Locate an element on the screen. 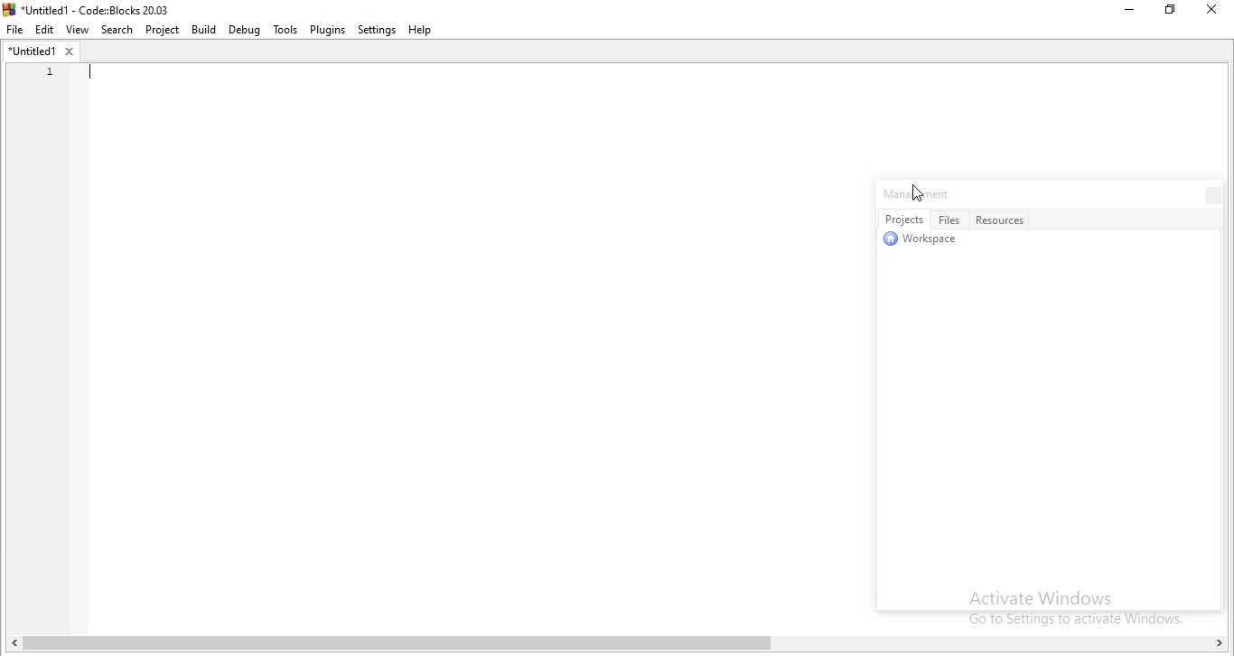 This screenshot has width=1234, height=656. Build  is located at coordinates (205, 31).